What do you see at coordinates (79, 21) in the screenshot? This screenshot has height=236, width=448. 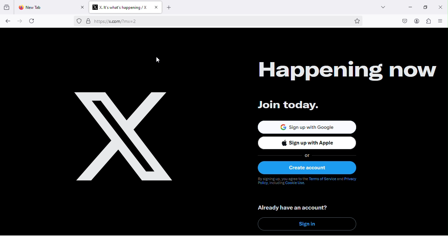 I see `proxy` at bounding box center [79, 21].